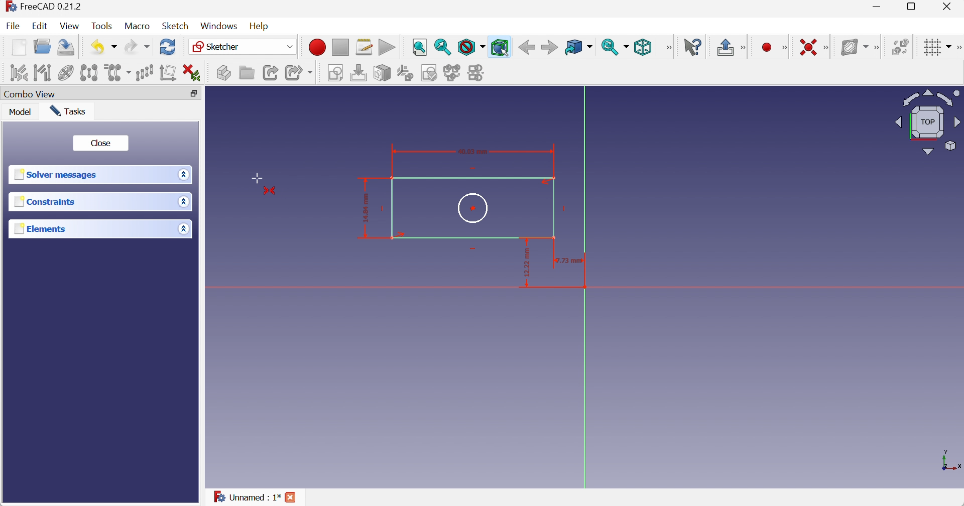 Image resolution: width=964 pixels, height=506 pixels. What do you see at coordinates (939, 48) in the screenshot?
I see `Toggle grid` at bounding box center [939, 48].